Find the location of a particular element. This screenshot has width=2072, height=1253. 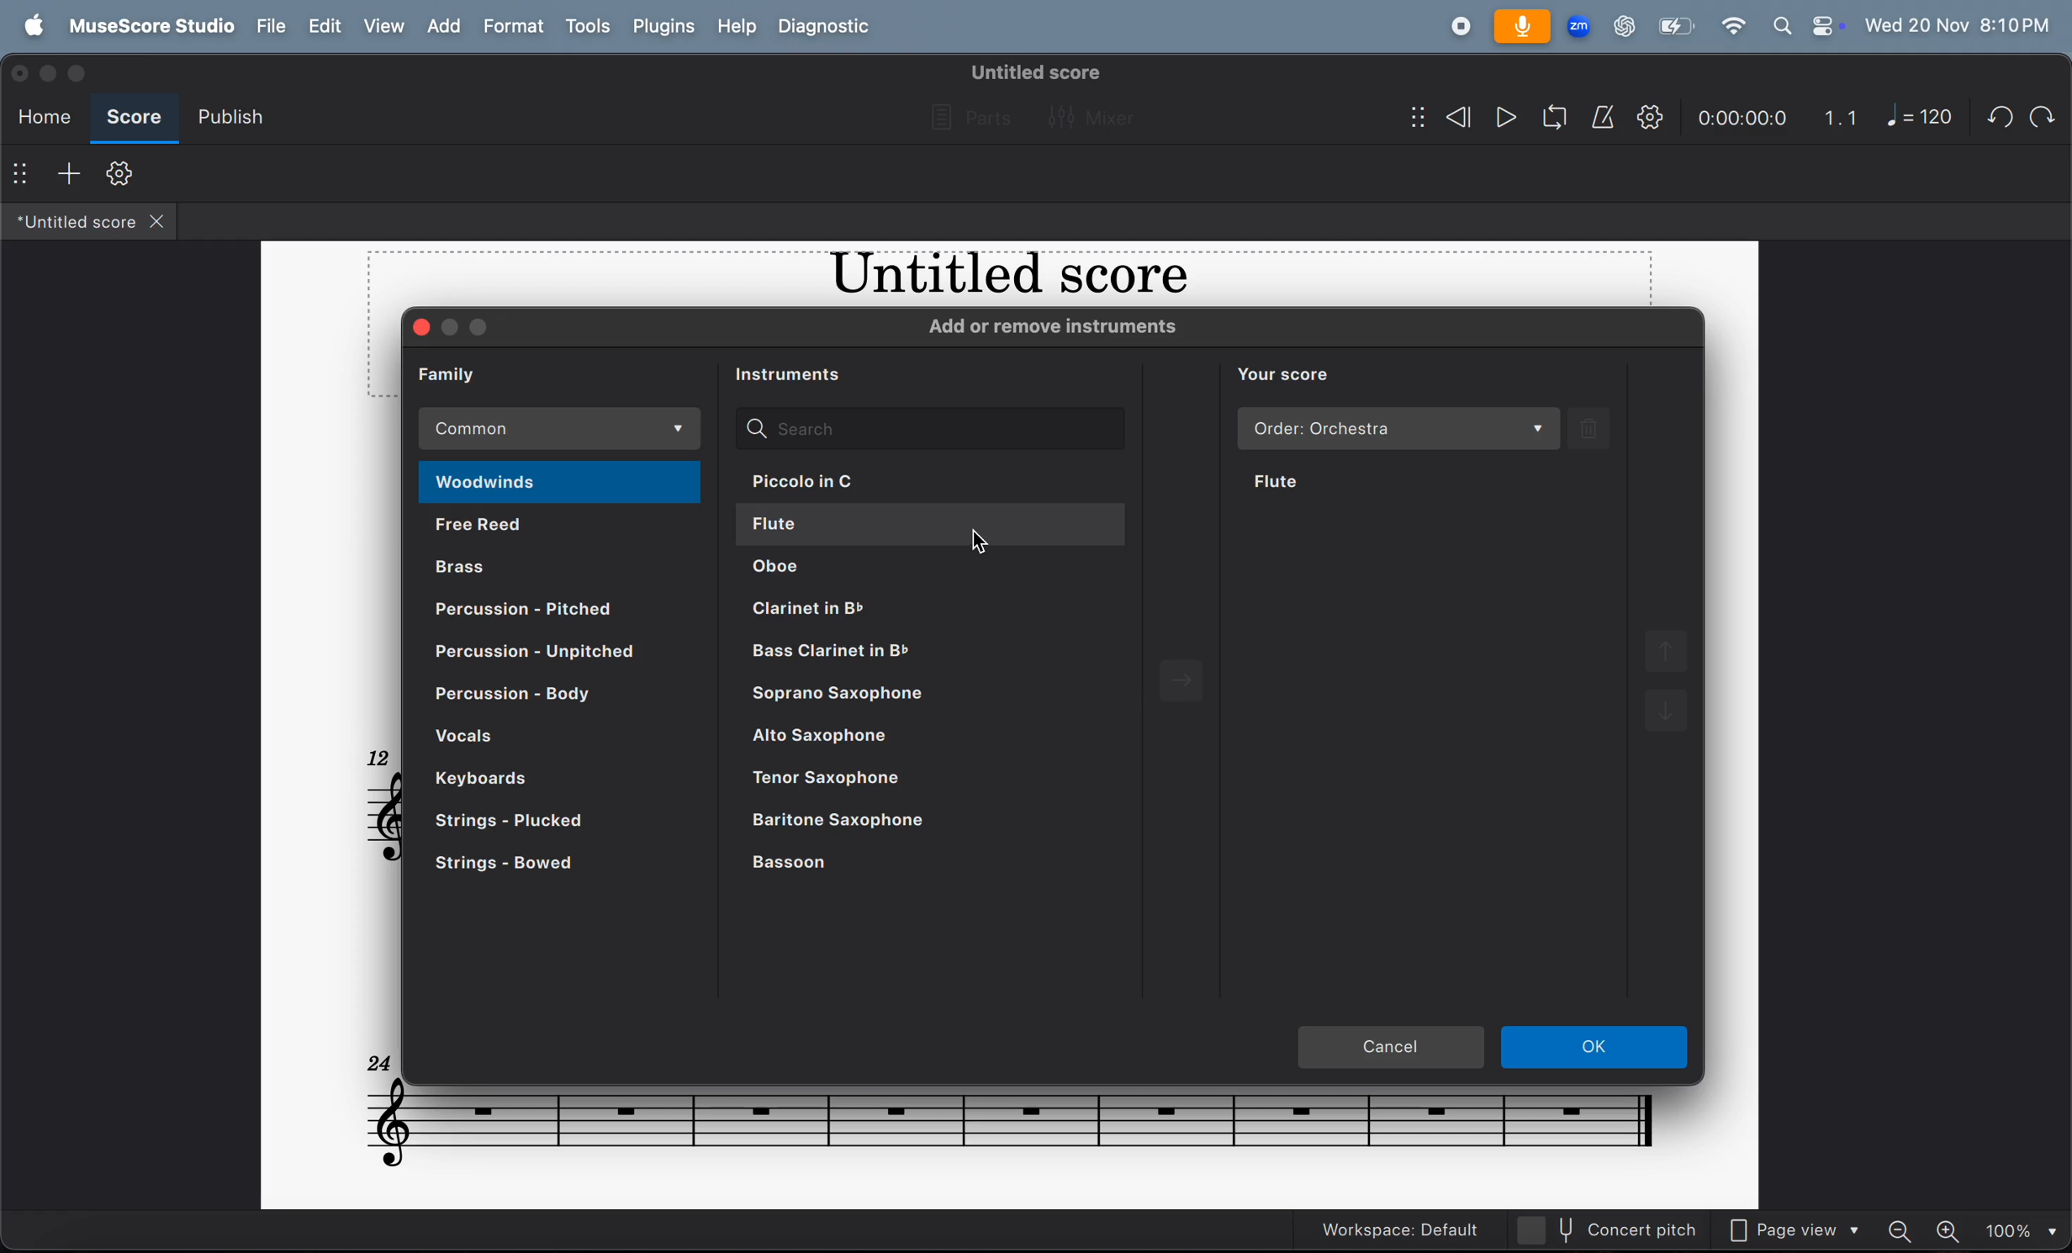

microphone is located at coordinates (1522, 28).